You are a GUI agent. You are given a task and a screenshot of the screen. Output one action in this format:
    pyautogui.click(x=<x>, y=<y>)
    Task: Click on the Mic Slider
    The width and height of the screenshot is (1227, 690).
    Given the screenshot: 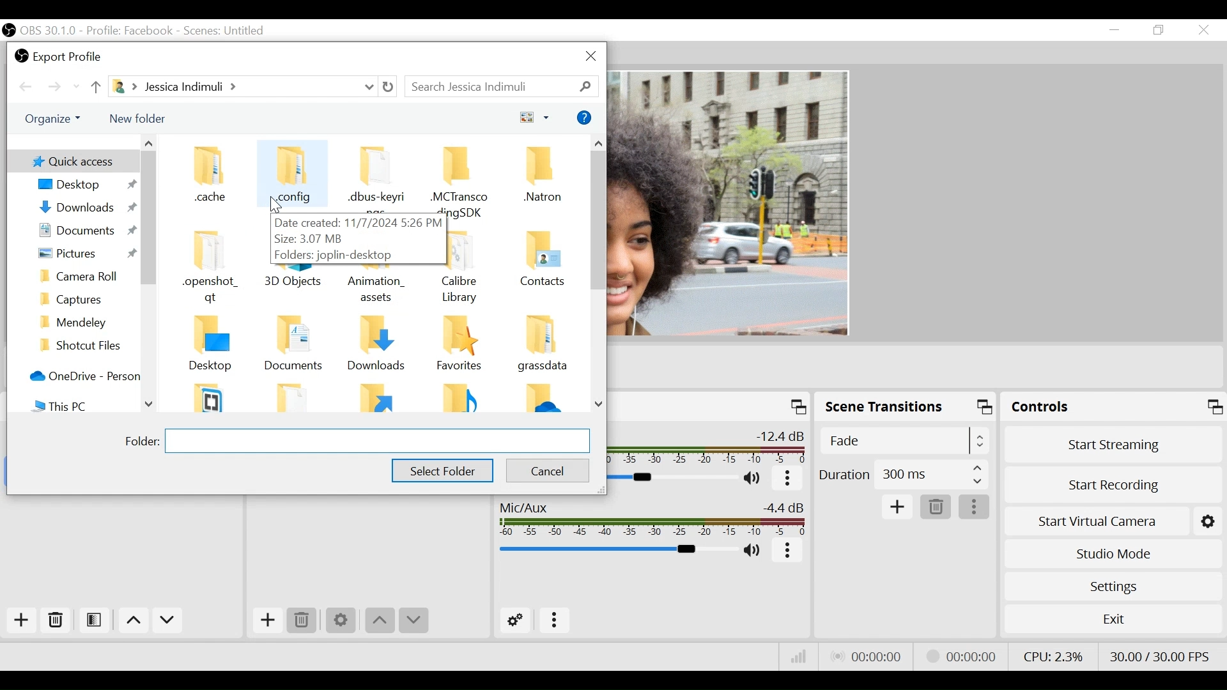 What is the action you would take?
    pyautogui.click(x=615, y=550)
    